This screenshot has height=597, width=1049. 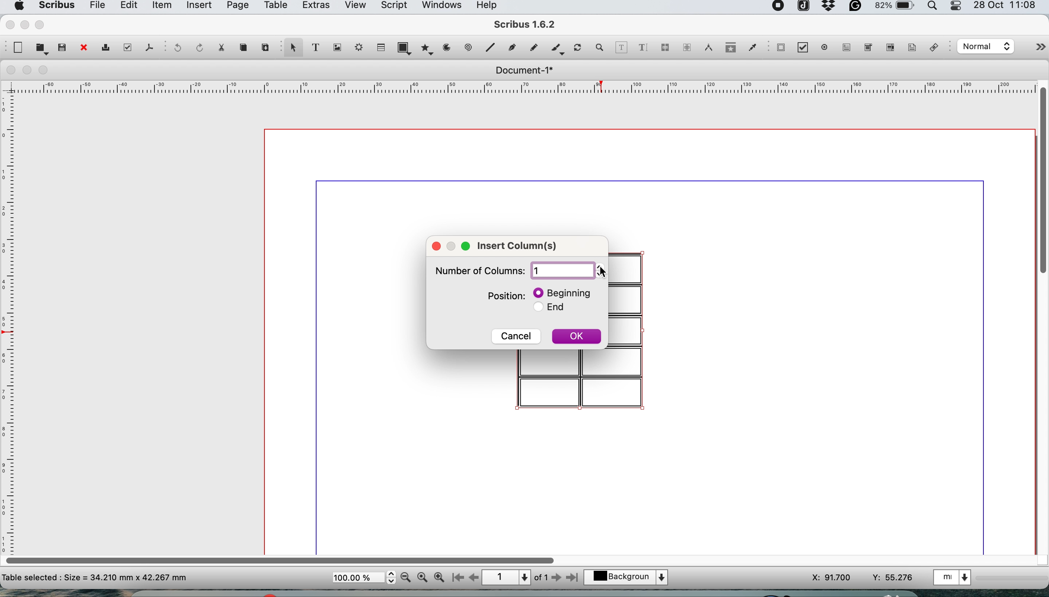 I want to click on zoom in, so click(x=440, y=577).